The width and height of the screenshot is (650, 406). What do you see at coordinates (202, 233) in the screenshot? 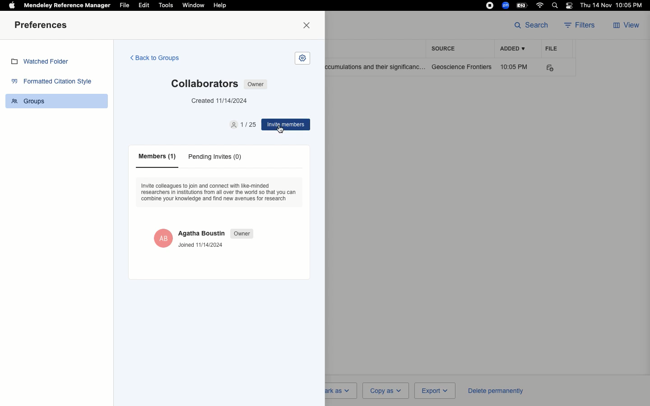
I see `Agatha Boustin` at bounding box center [202, 233].